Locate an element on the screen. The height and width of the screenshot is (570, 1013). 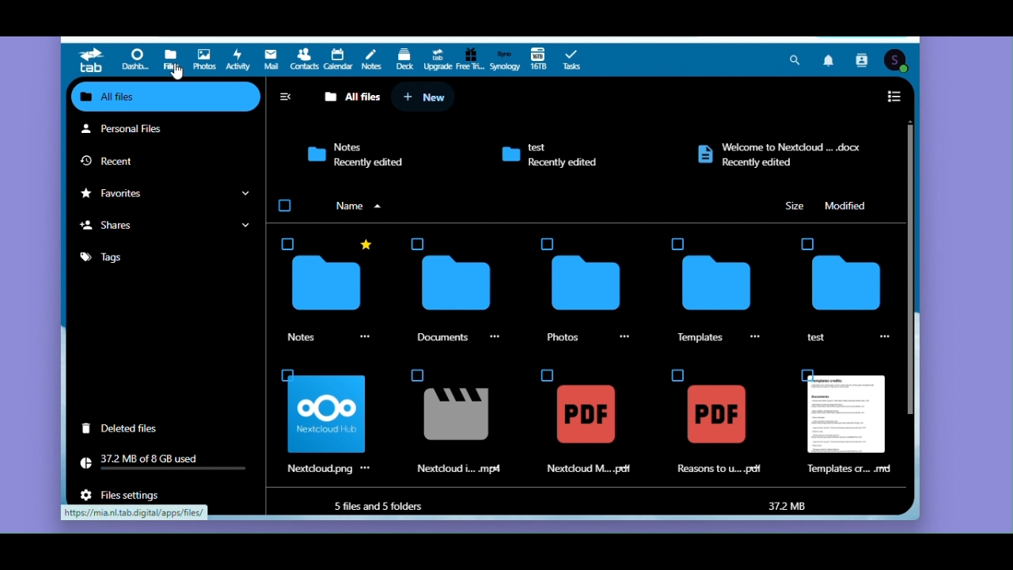
To list view is located at coordinates (888, 97).